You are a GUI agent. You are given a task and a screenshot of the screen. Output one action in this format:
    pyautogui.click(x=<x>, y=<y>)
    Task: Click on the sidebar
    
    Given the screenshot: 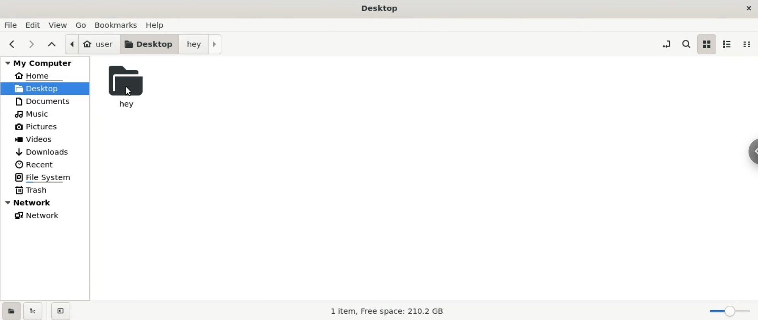 What is the action you would take?
    pyautogui.click(x=749, y=152)
    